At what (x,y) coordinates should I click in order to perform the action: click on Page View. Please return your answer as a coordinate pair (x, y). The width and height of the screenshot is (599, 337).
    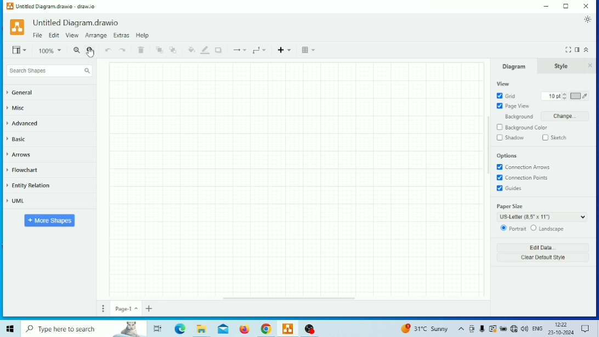
    Looking at the image, I should click on (513, 106).